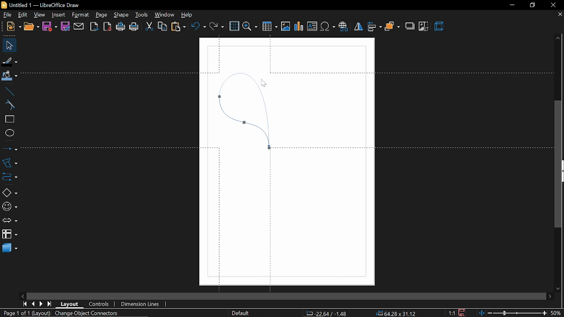 The image size is (564, 317). What do you see at coordinates (558, 165) in the screenshot?
I see `Vertical scrollbar` at bounding box center [558, 165].